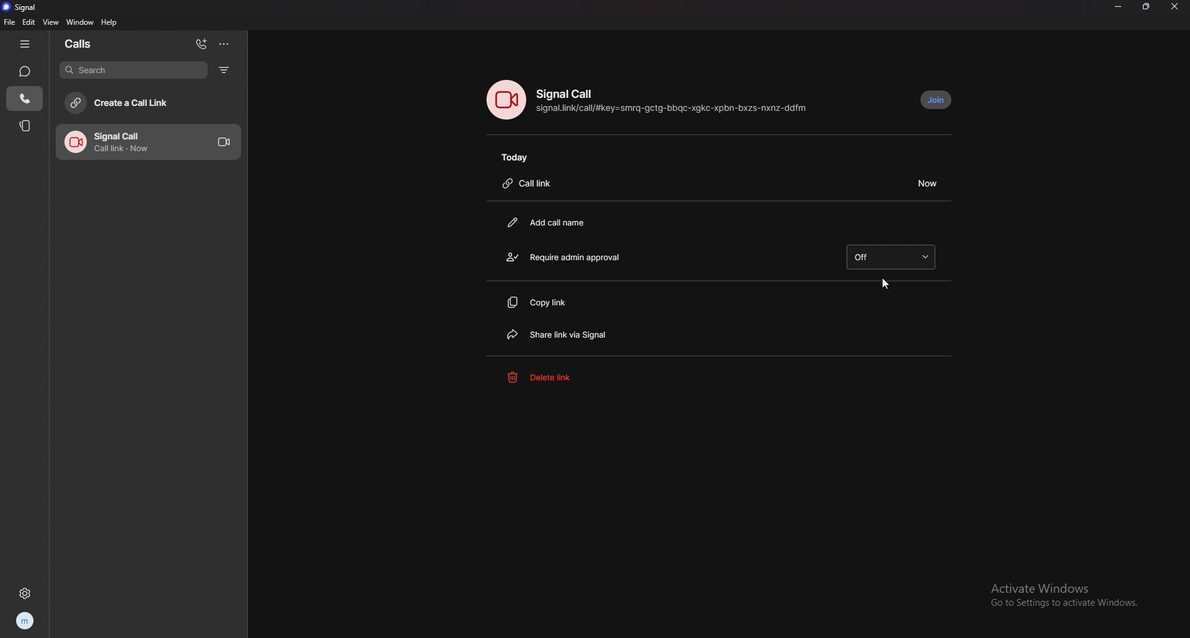 The width and height of the screenshot is (1190, 638). Describe the element at coordinates (1176, 7) in the screenshot. I see `close` at that location.